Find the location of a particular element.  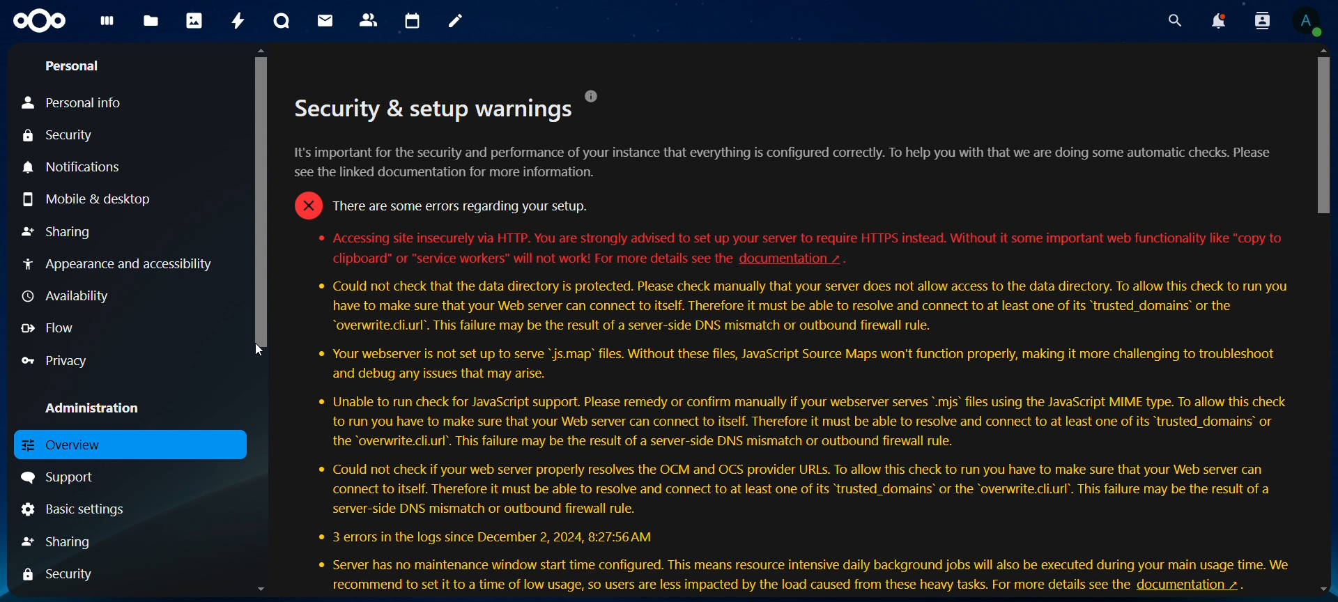

notifications is located at coordinates (1217, 21).